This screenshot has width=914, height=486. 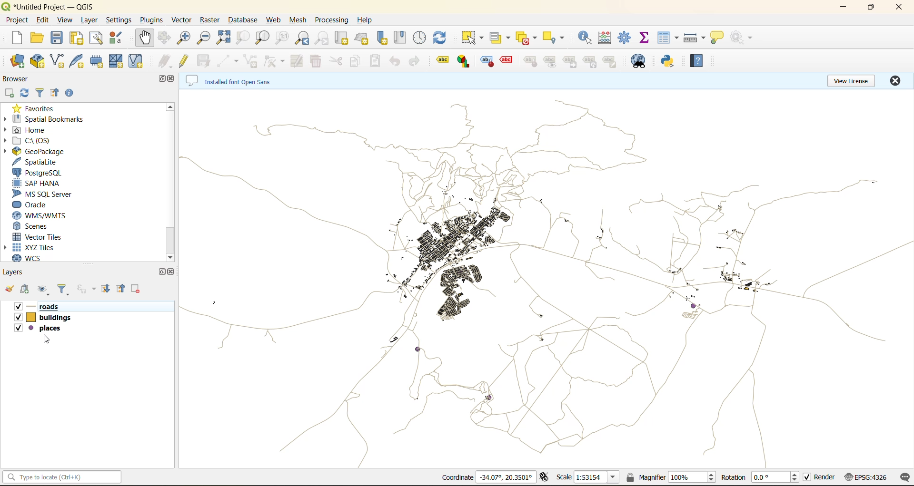 I want to click on statistical summary, so click(x=646, y=39).